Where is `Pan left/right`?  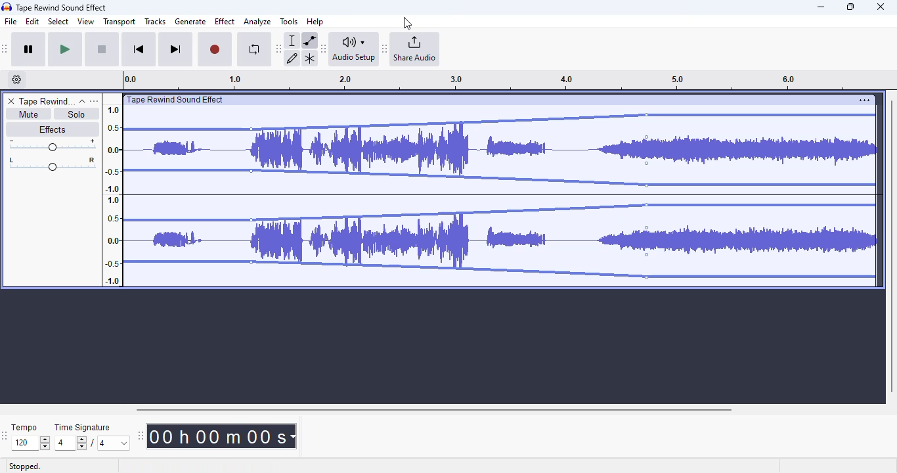
Pan left/right is located at coordinates (53, 164).